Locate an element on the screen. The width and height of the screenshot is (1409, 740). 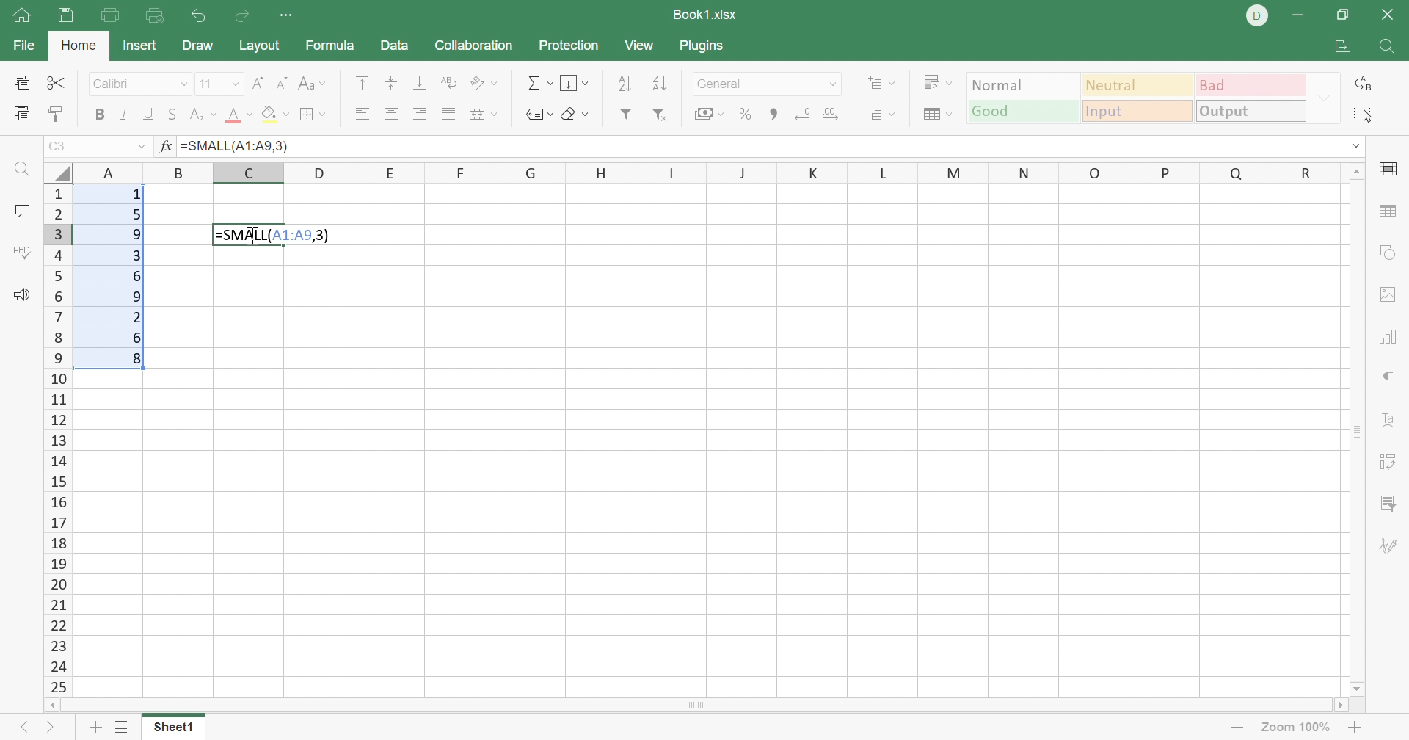
Select all is located at coordinates (1363, 115).